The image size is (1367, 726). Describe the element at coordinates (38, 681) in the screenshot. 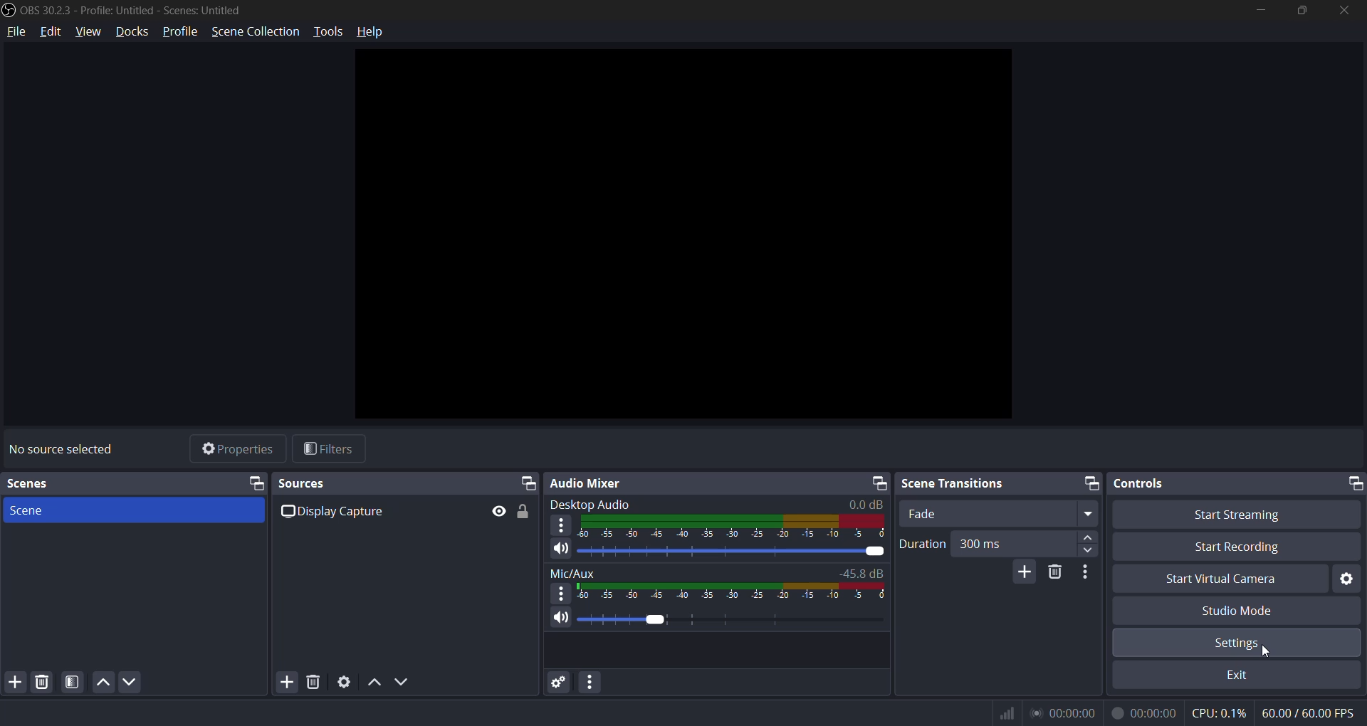

I see `delete source` at that location.